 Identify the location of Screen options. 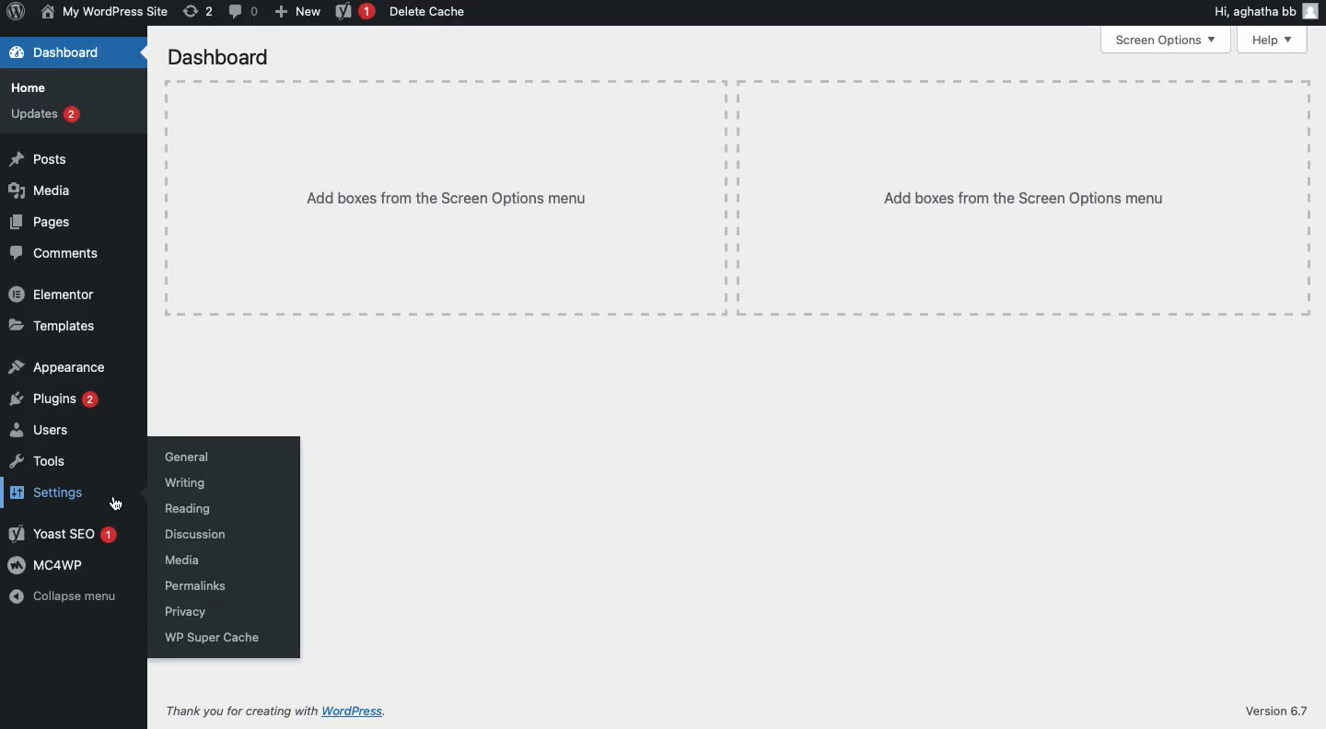
(1162, 38).